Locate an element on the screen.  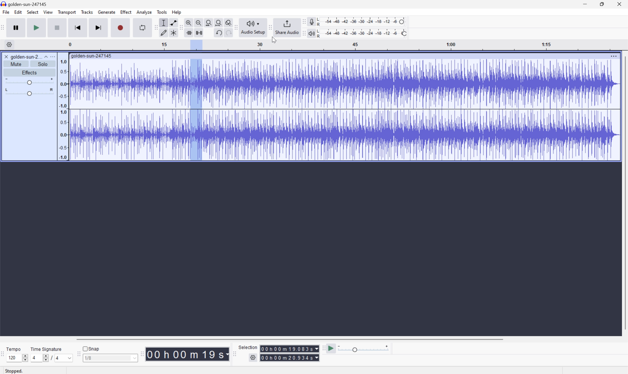
Edit is located at coordinates (18, 12).